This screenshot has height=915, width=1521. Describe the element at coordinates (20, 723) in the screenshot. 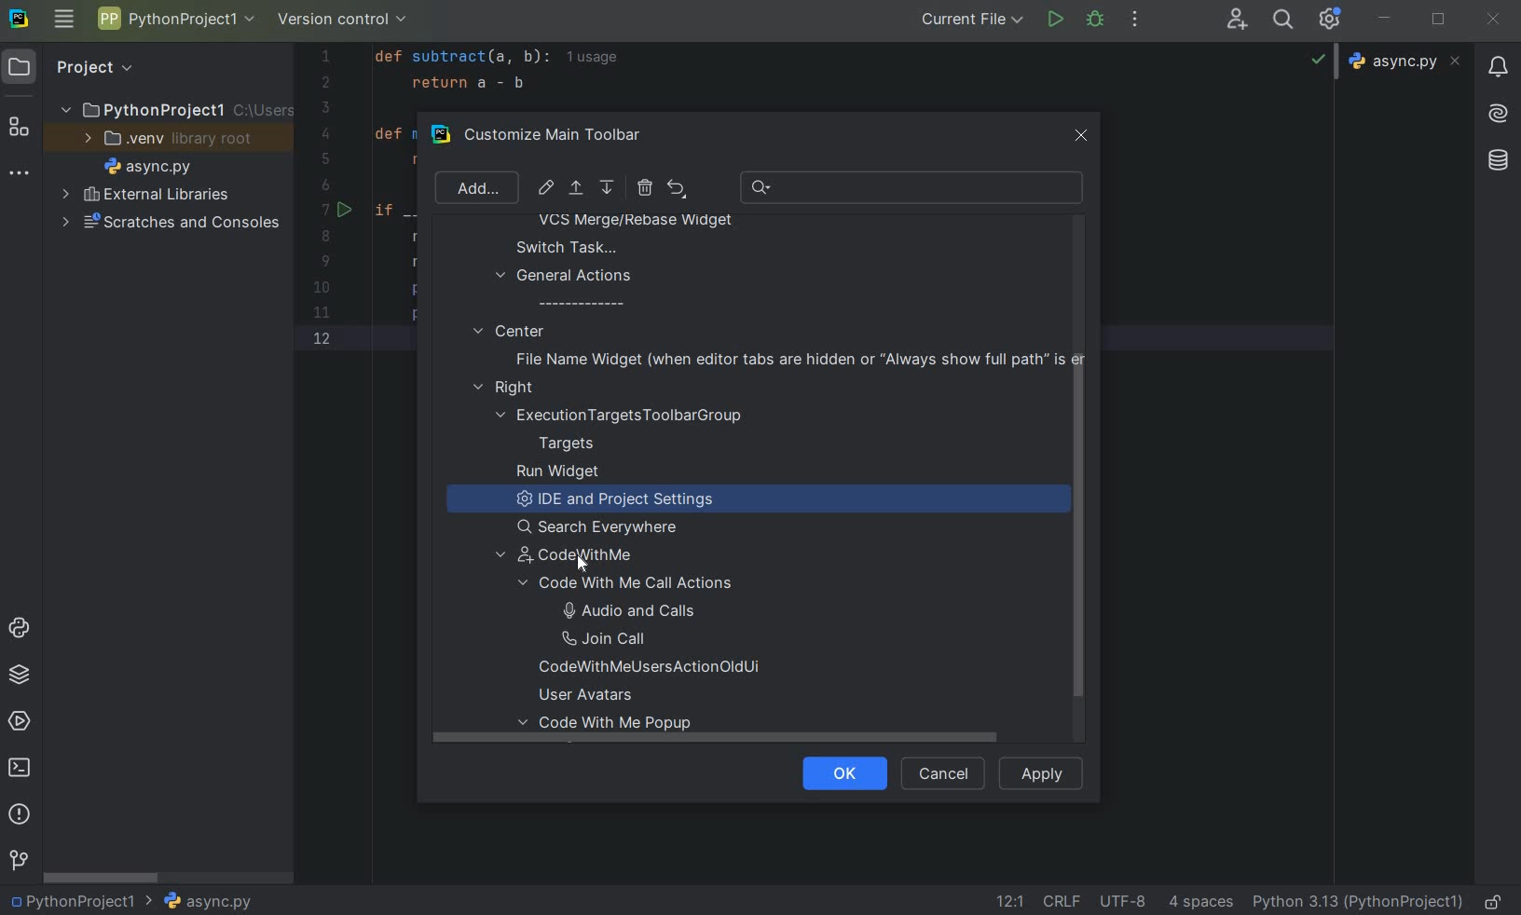

I see `SERVICES` at that location.